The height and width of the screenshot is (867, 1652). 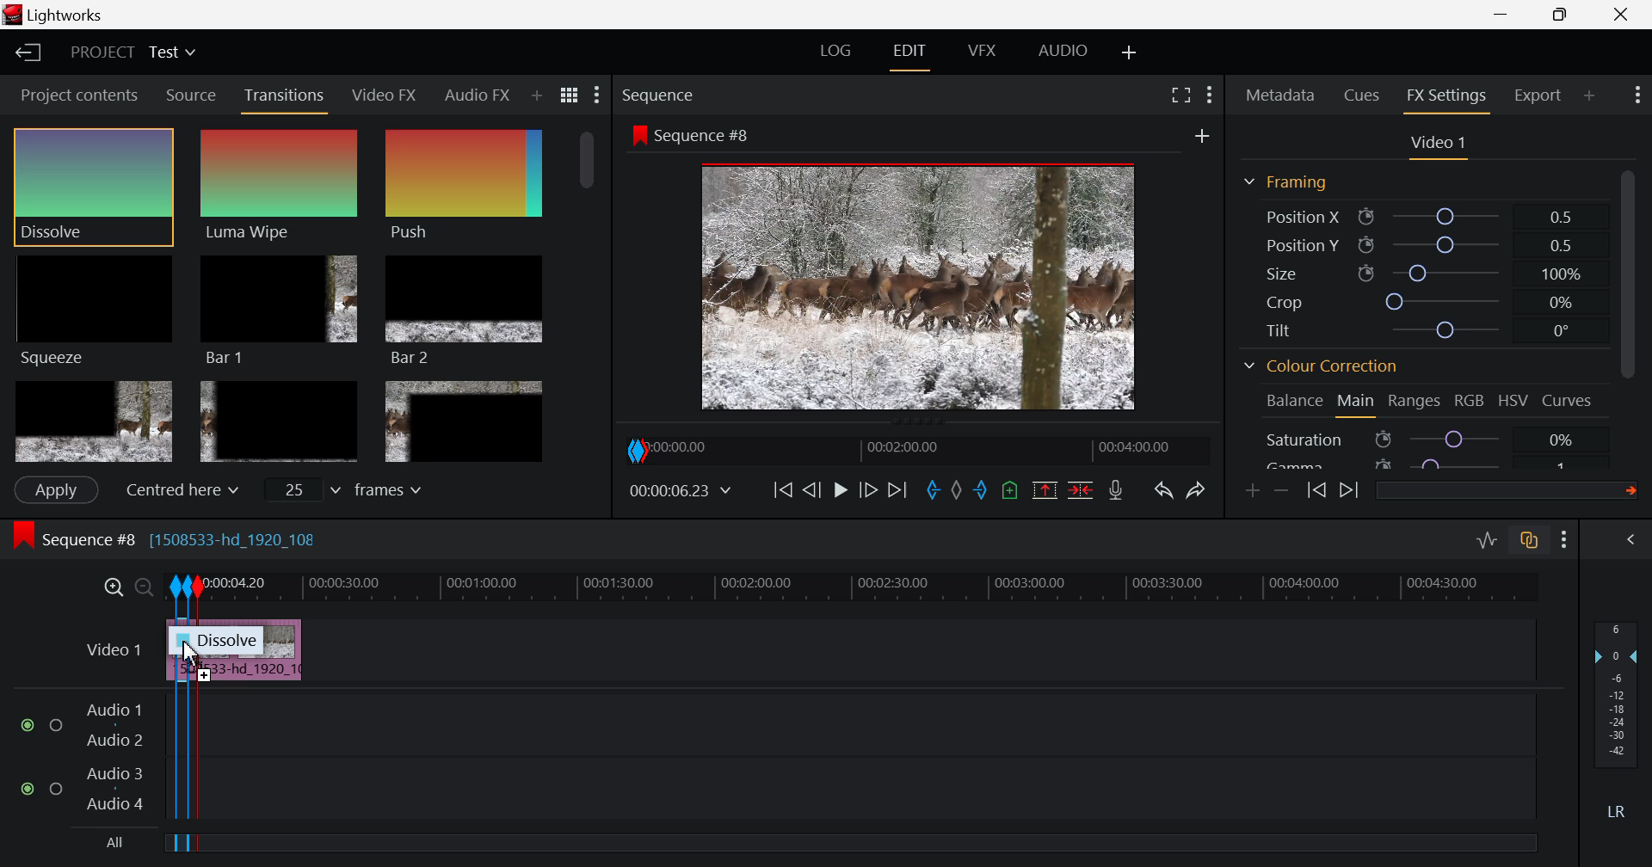 What do you see at coordinates (22, 54) in the screenshot?
I see `Back to Homepage` at bounding box center [22, 54].